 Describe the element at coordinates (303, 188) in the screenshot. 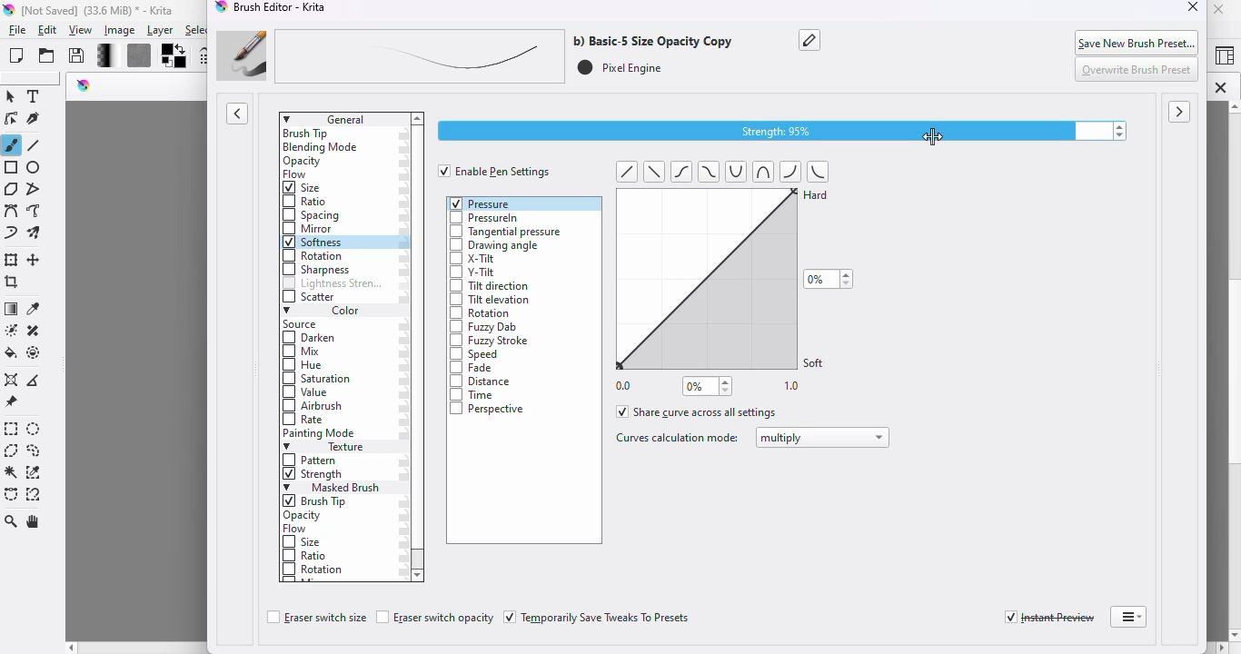

I see `size` at that location.